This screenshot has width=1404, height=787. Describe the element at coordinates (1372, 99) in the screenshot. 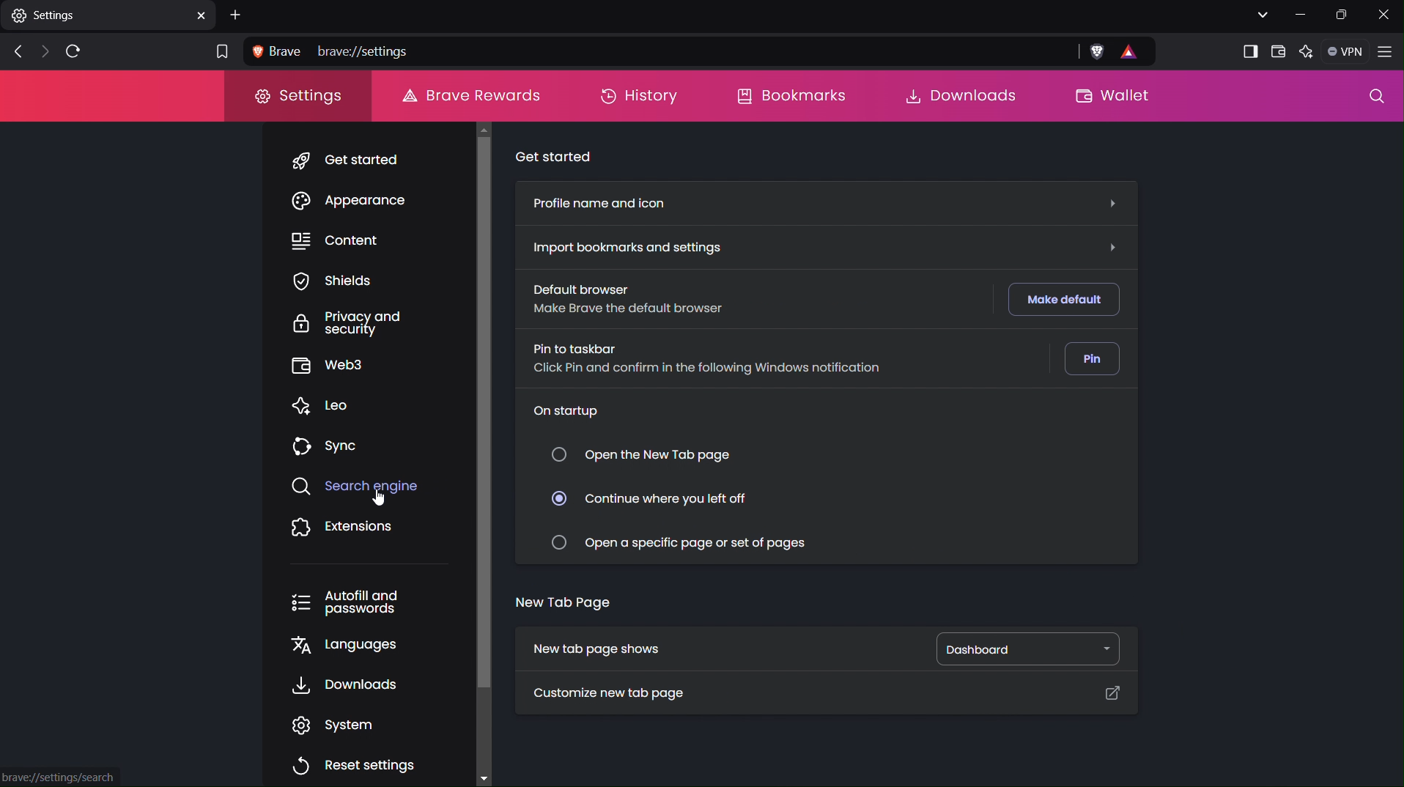

I see `Search` at that location.